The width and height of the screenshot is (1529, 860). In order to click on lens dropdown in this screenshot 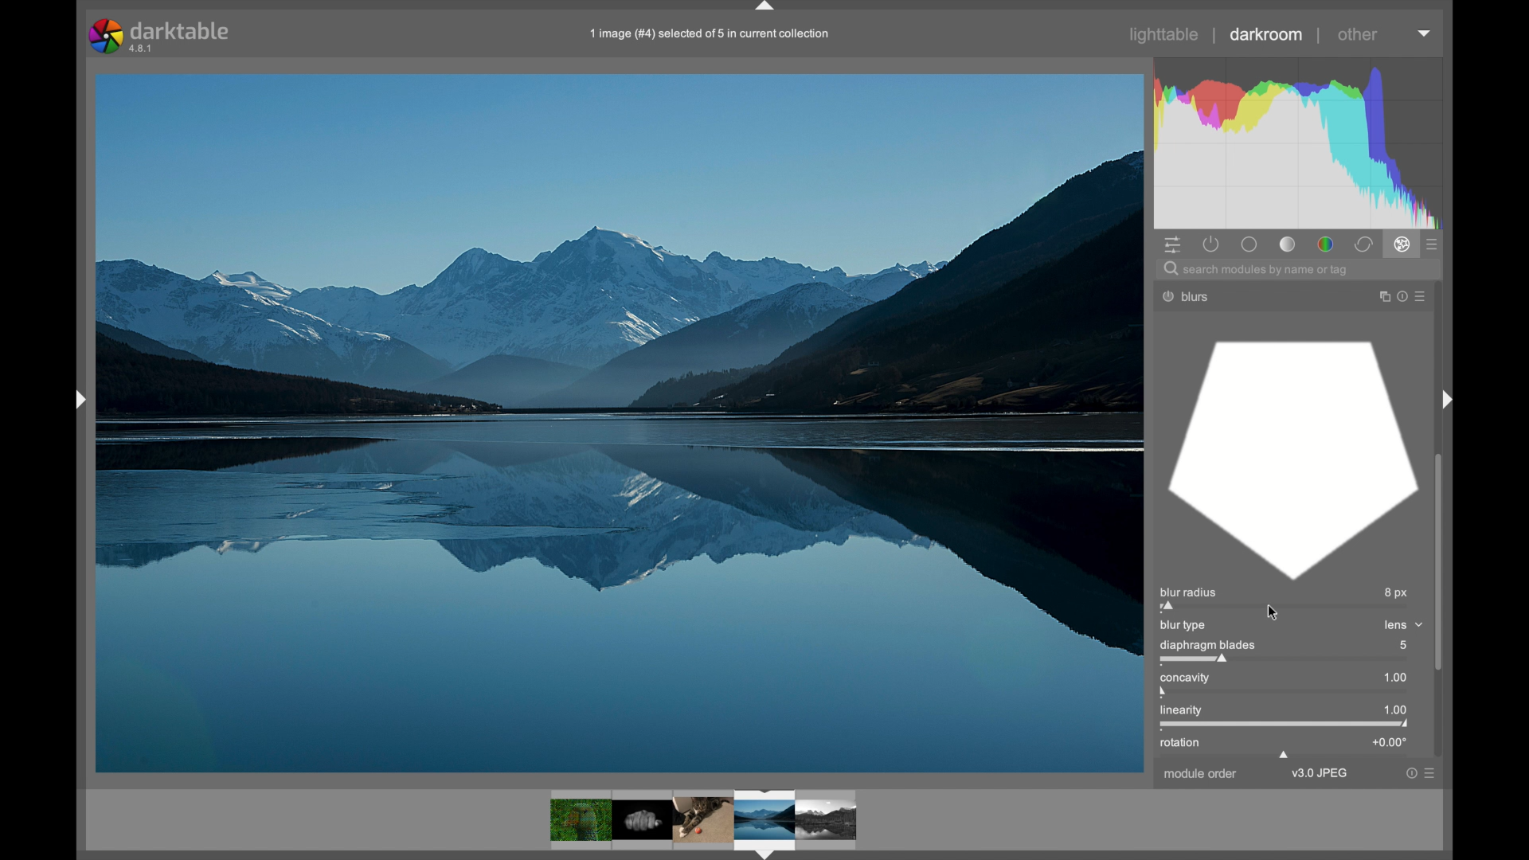, I will do `click(1403, 625)`.